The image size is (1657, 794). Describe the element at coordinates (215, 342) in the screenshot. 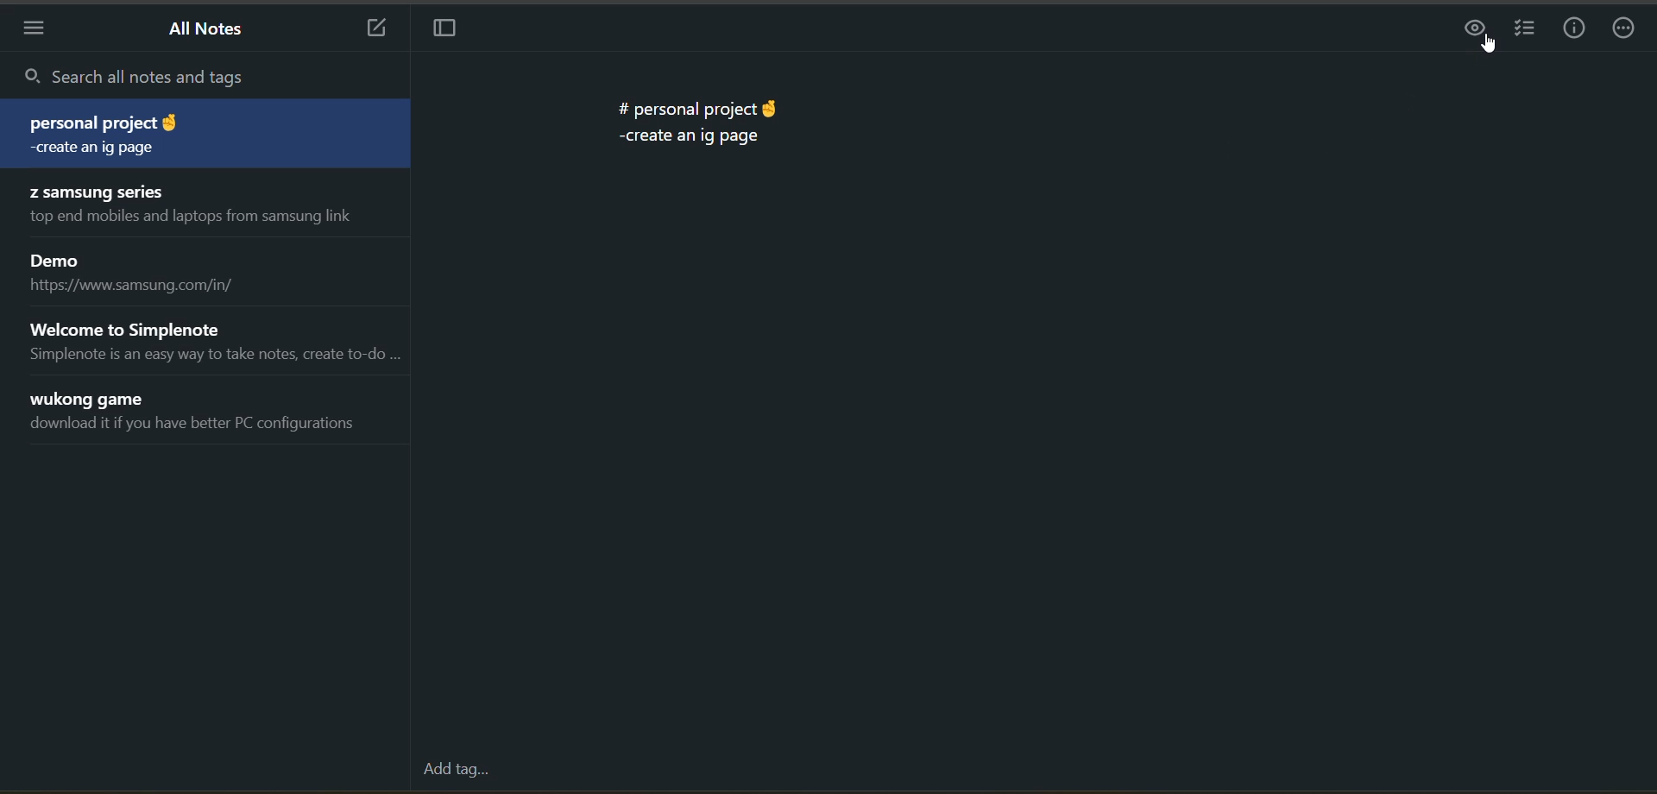

I see `note title and preview` at that location.